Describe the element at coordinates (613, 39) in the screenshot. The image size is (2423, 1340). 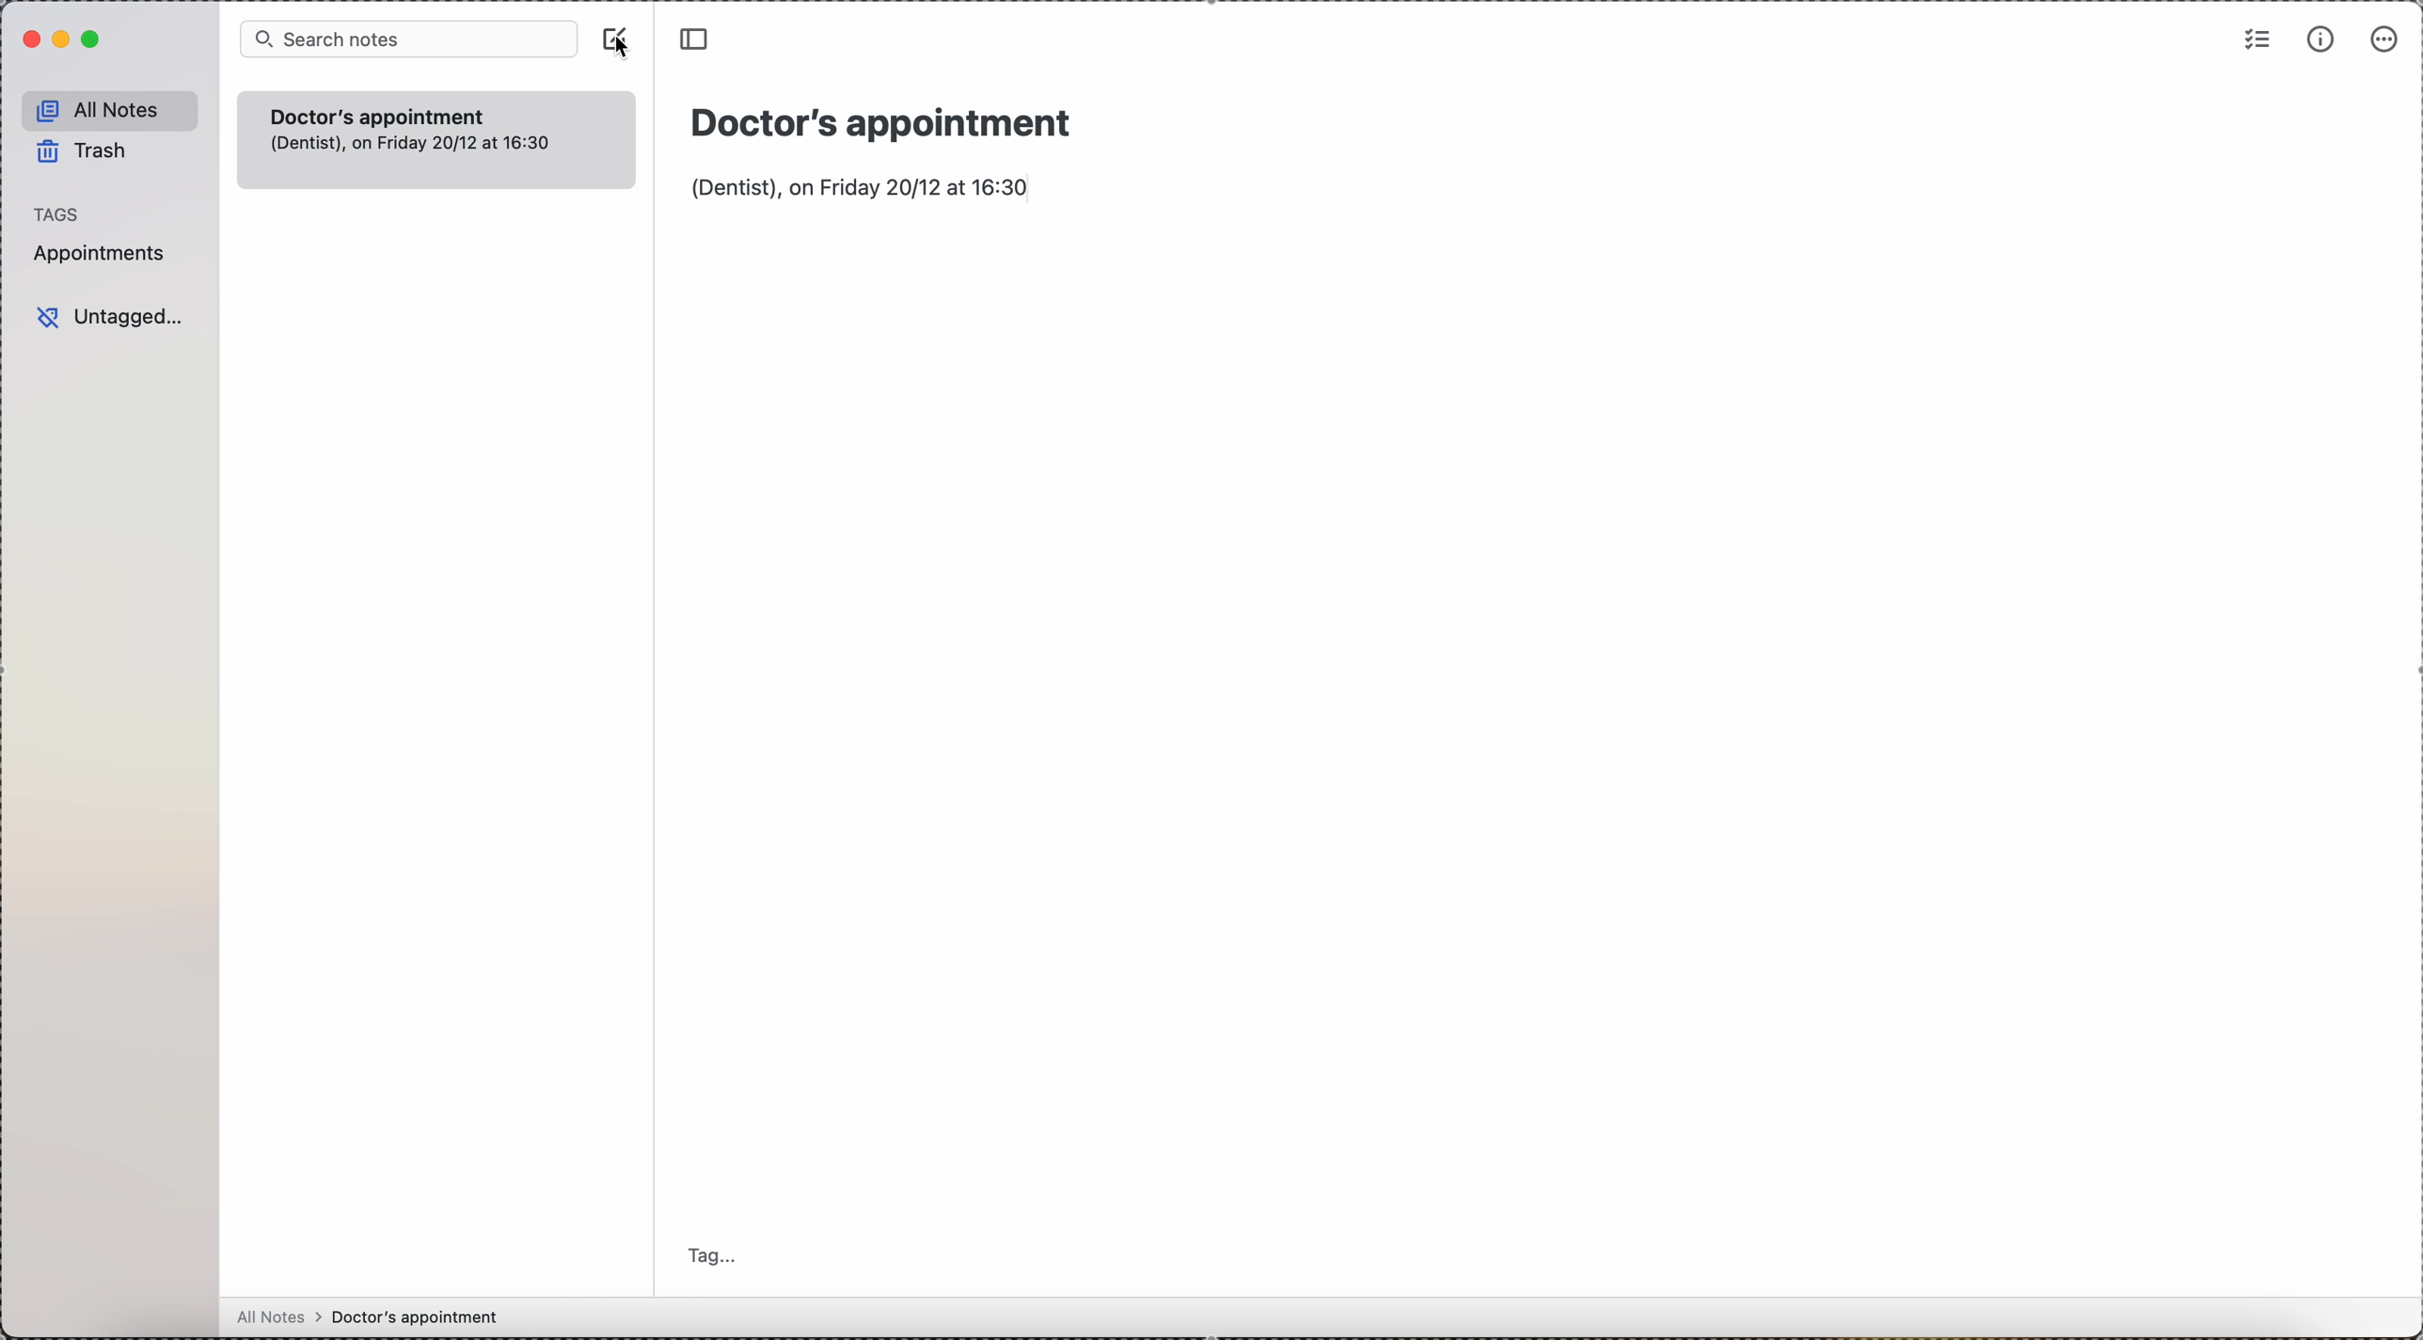
I see `click on create note` at that location.